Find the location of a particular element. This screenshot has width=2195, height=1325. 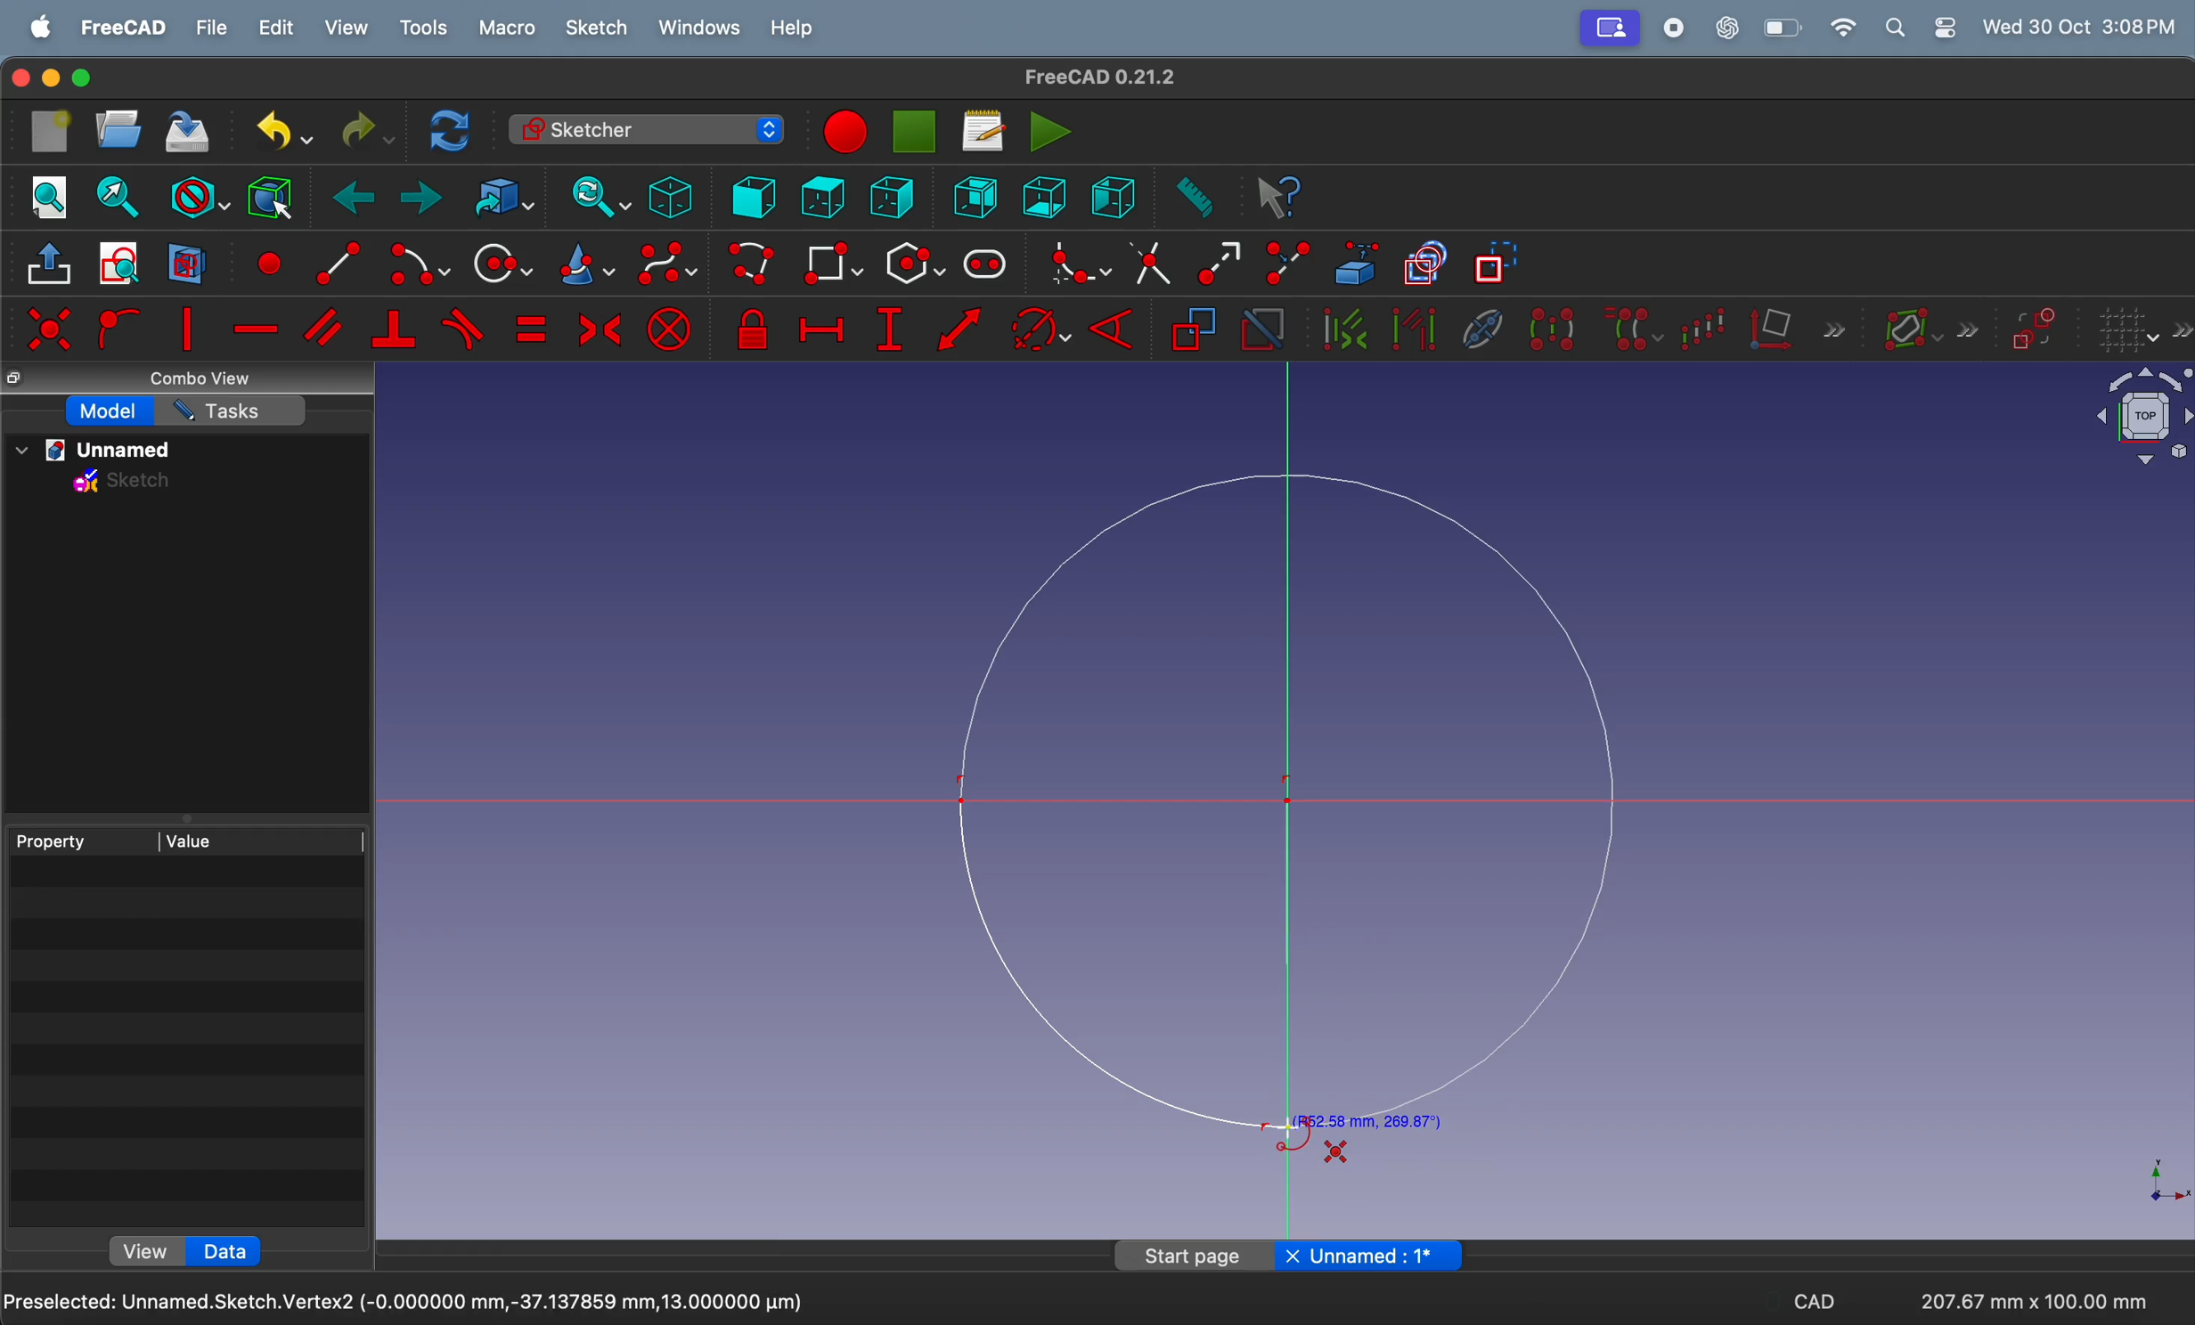

search is located at coordinates (1895, 28).